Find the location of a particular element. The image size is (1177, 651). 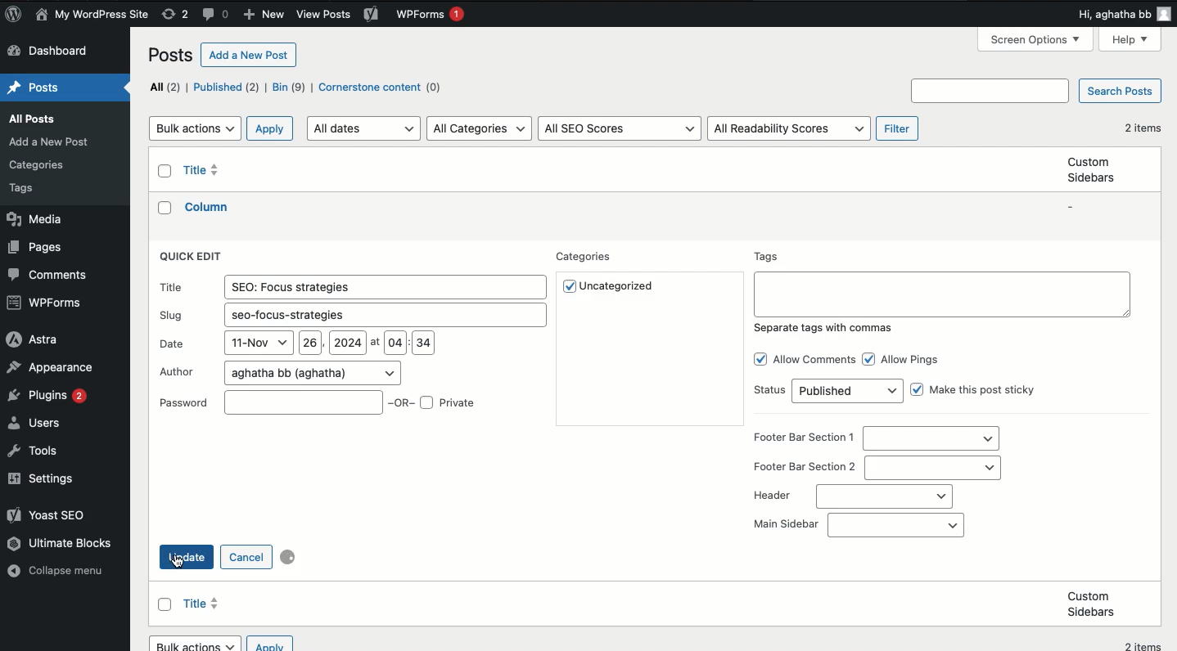

Filter is located at coordinates (900, 129).